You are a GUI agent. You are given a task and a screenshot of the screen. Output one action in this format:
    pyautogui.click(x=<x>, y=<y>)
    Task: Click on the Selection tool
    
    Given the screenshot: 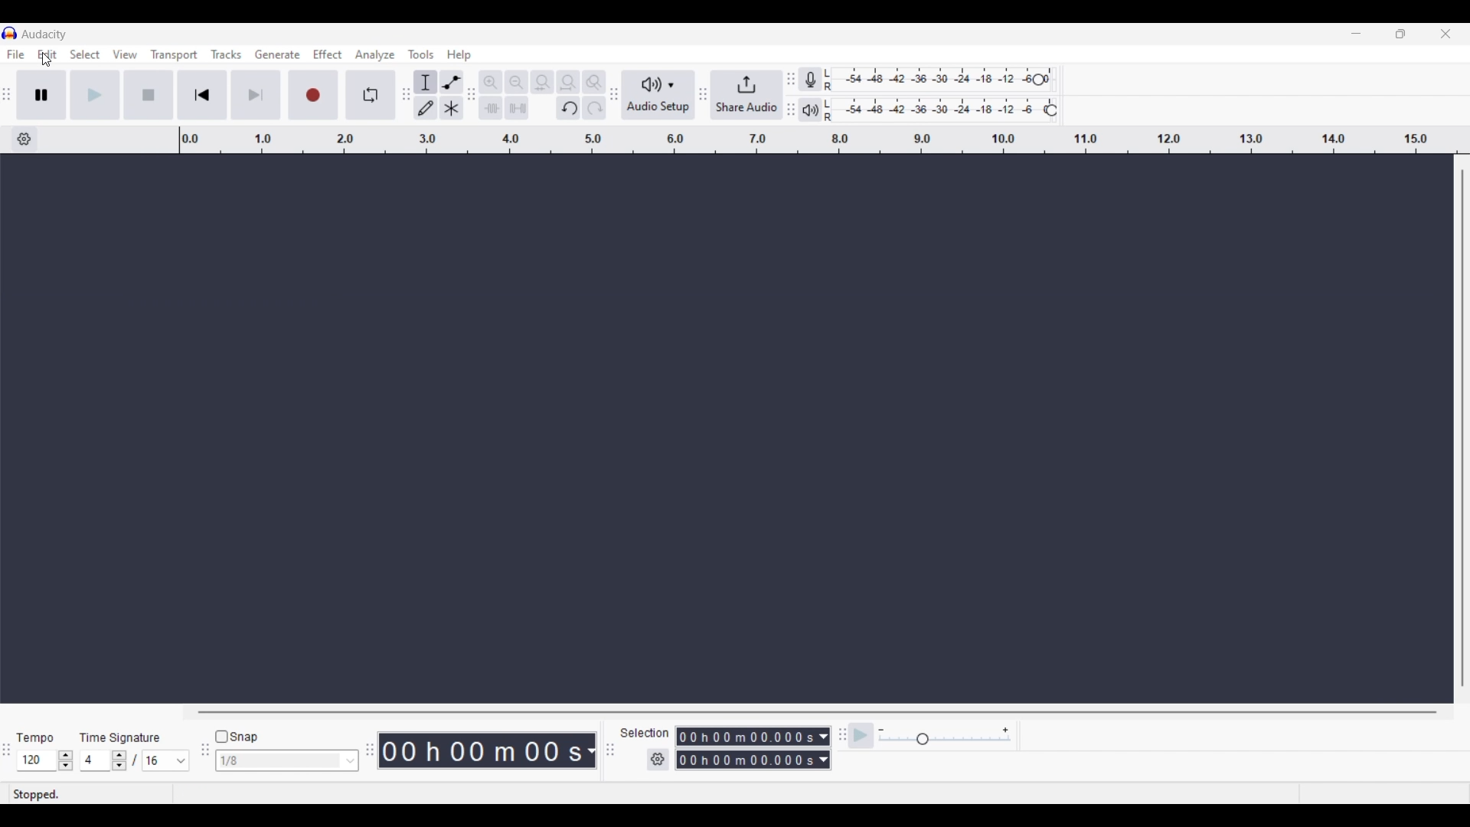 What is the action you would take?
    pyautogui.click(x=426, y=82)
    